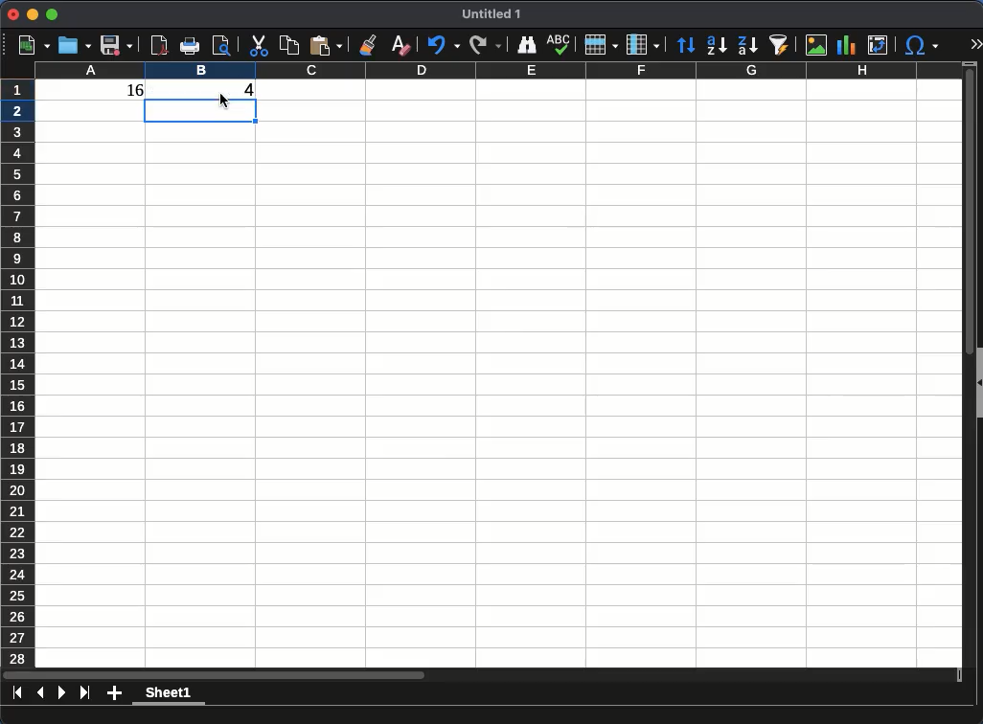  I want to click on descending, so click(747, 46).